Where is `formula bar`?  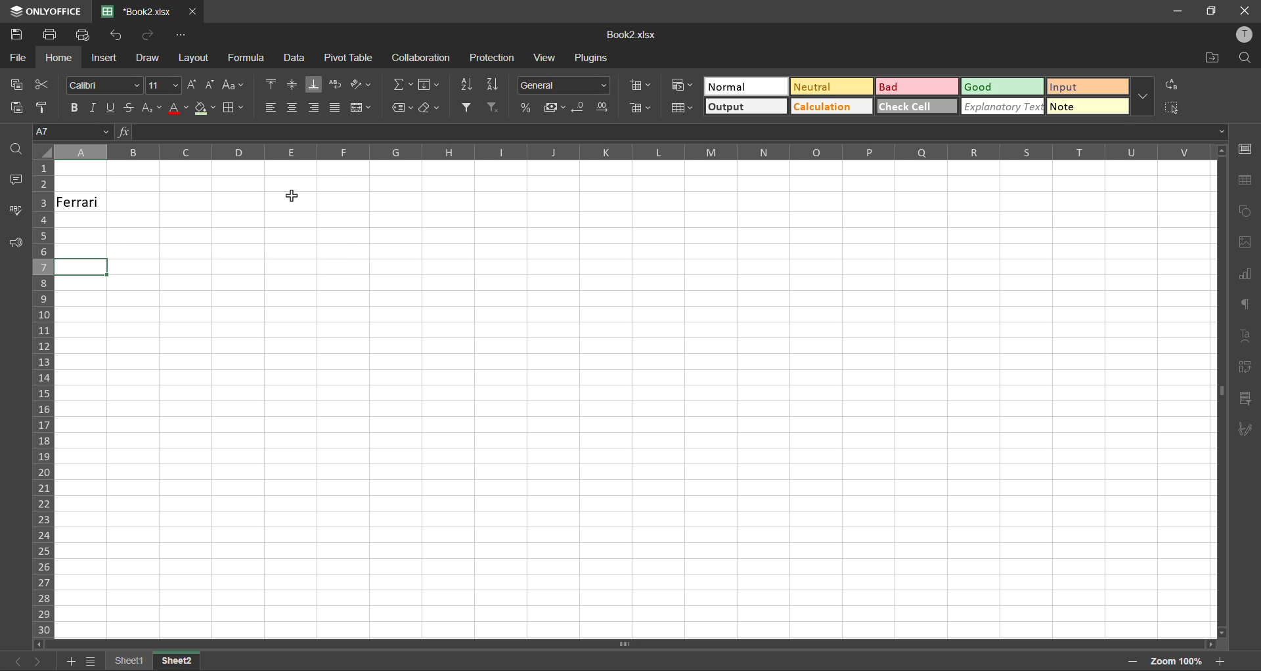 formula bar is located at coordinates (671, 132).